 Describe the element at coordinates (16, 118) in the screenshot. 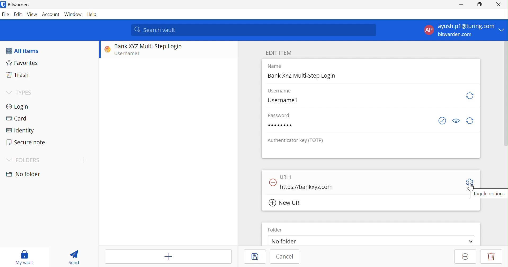

I see `Card` at that location.